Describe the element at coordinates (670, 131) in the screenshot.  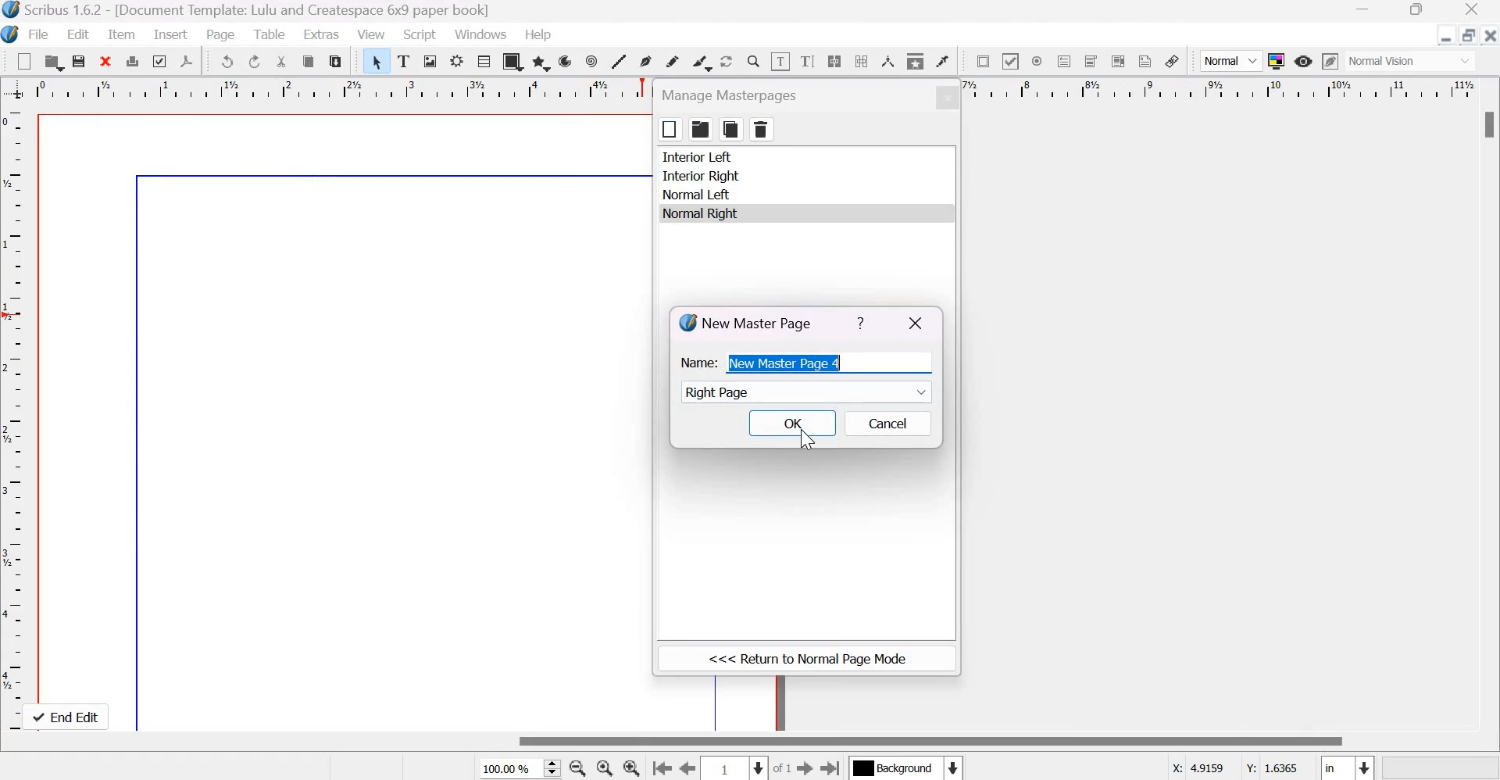
I see `box` at that location.